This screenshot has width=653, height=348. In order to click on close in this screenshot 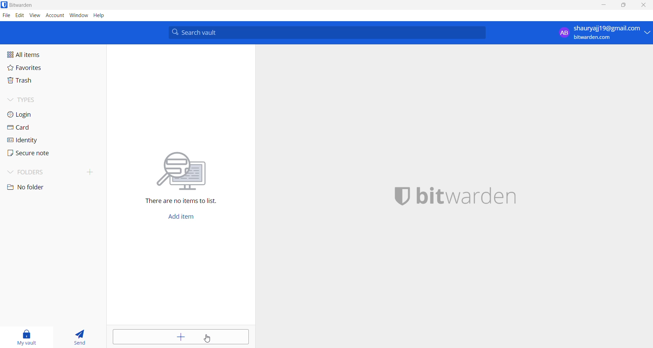, I will do `click(646, 5)`.